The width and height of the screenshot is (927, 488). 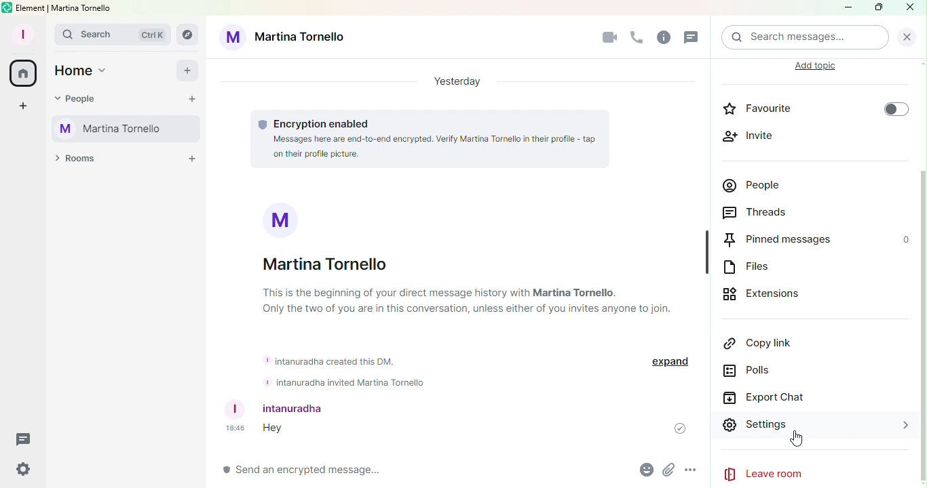 What do you see at coordinates (463, 81) in the screenshot?
I see `Yesterday` at bounding box center [463, 81].